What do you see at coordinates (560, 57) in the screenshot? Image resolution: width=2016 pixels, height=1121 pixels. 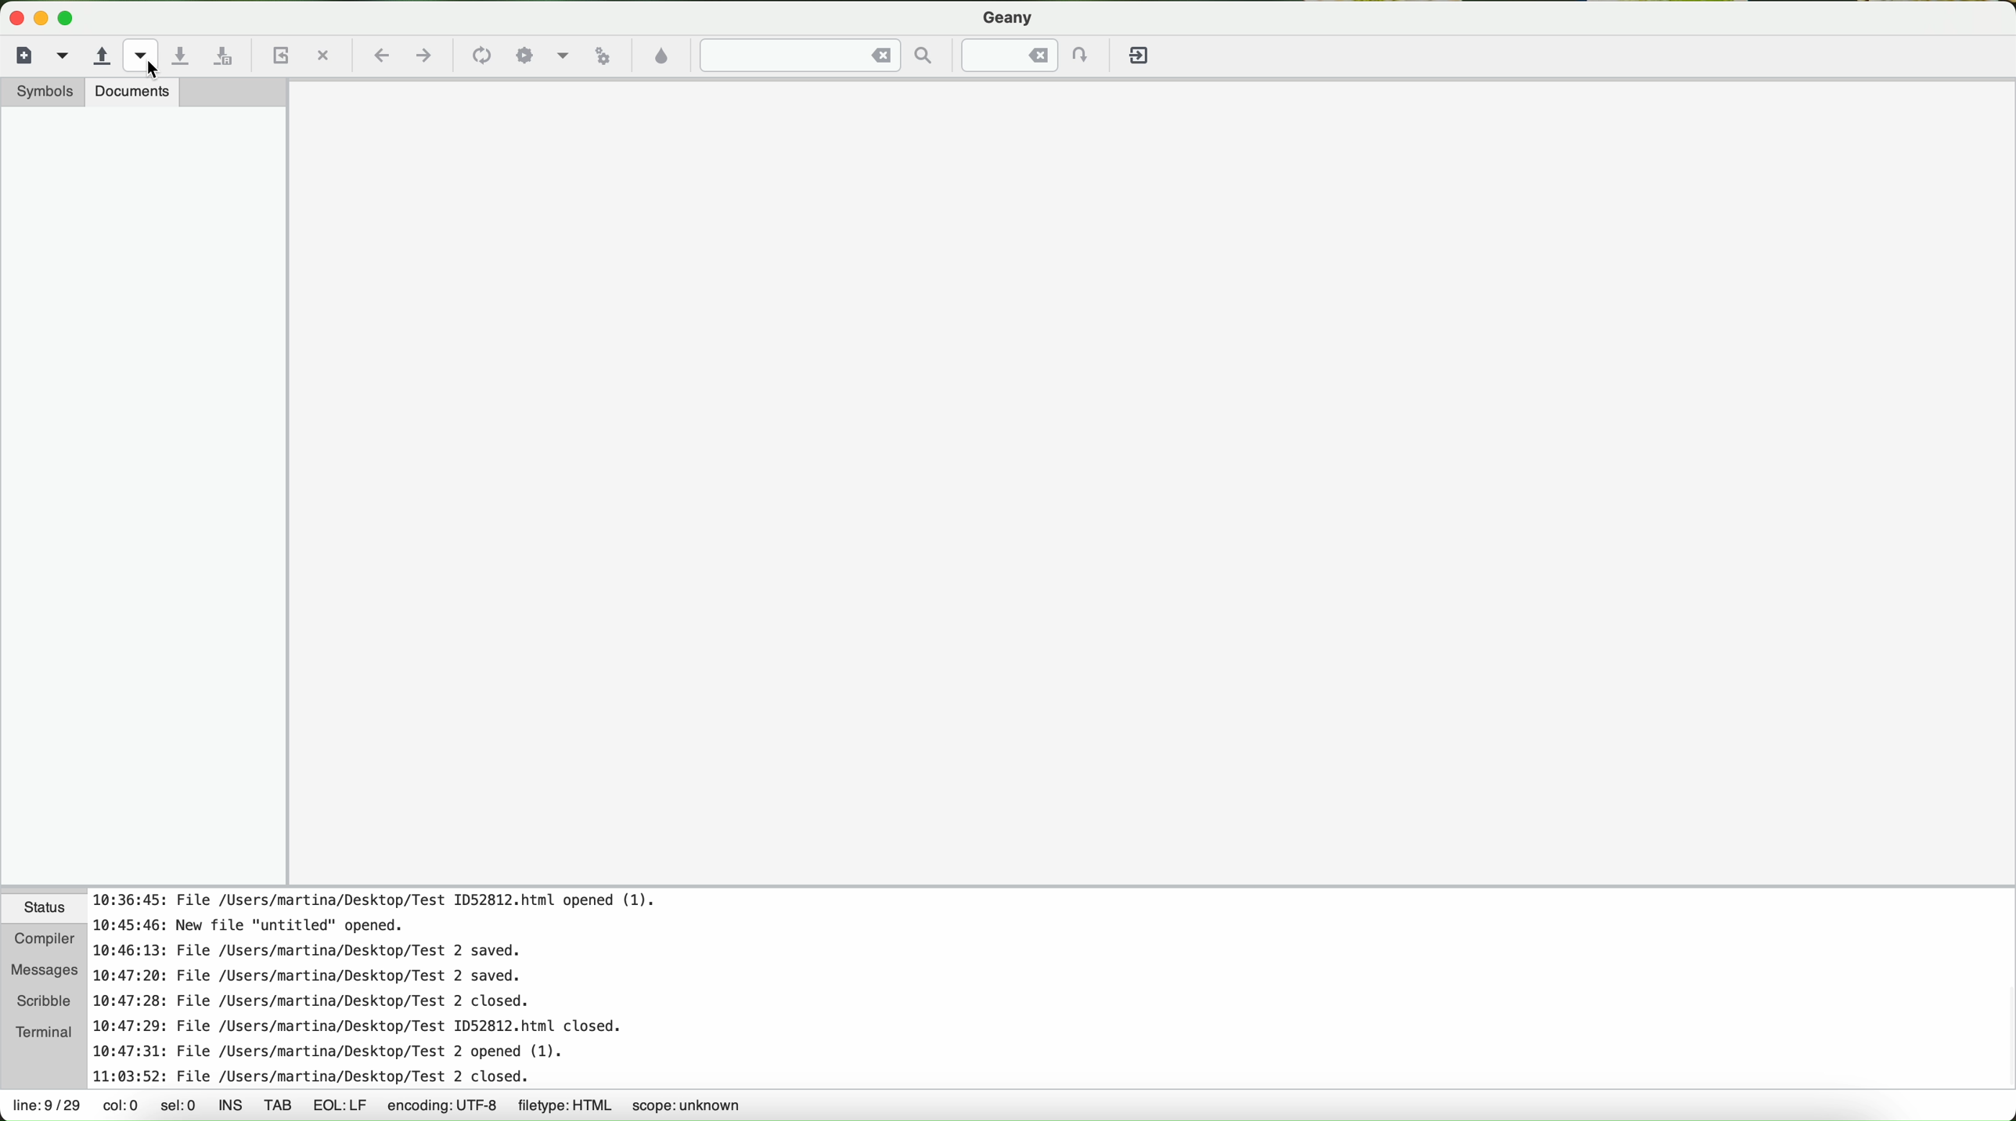 I see `icon` at bounding box center [560, 57].